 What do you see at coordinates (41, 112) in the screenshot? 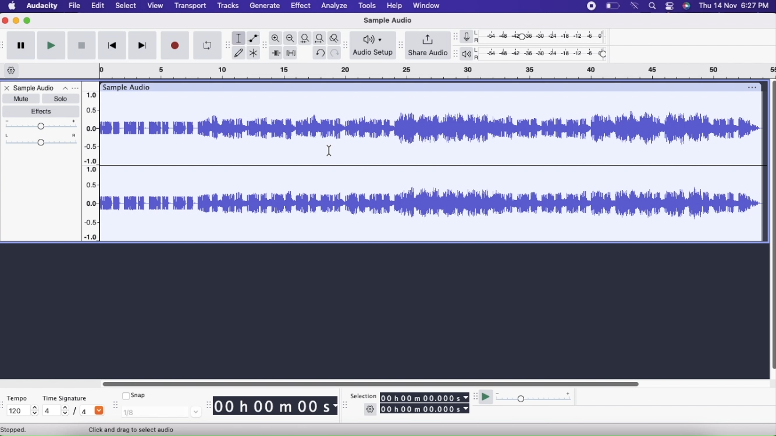
I see `Effects` at bounding box center [41, 112].